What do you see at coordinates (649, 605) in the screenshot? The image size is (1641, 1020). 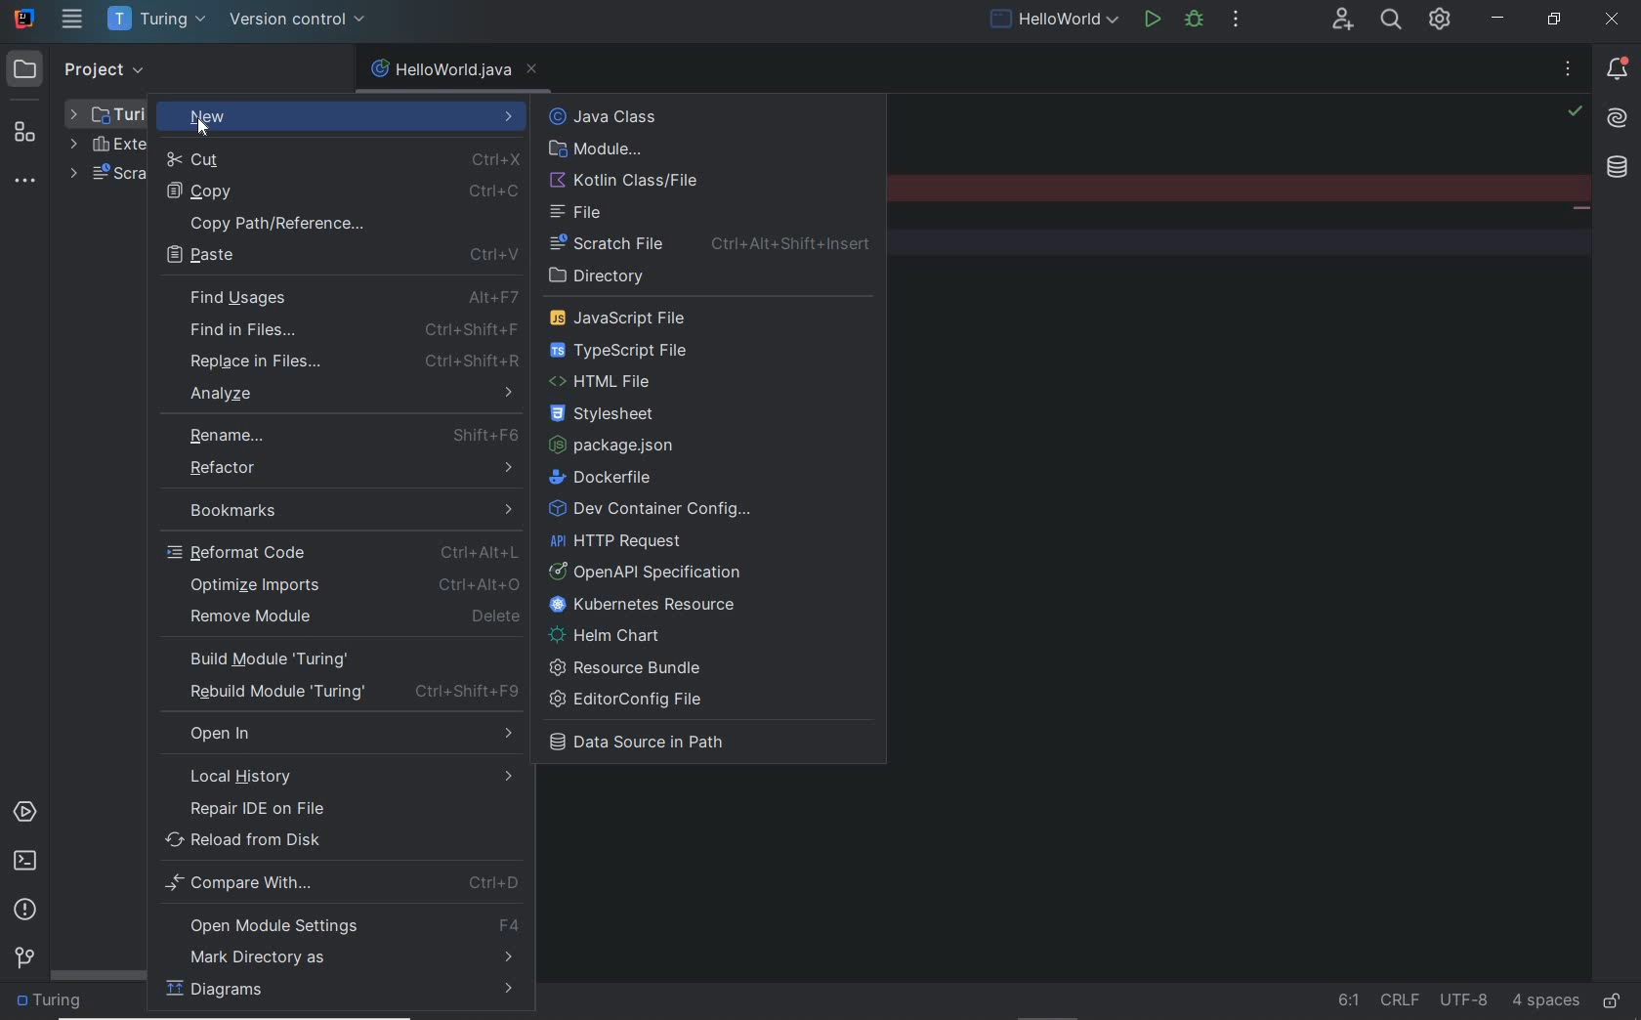 I see `Kubernotes Resource` at bounding box center [649, 605].